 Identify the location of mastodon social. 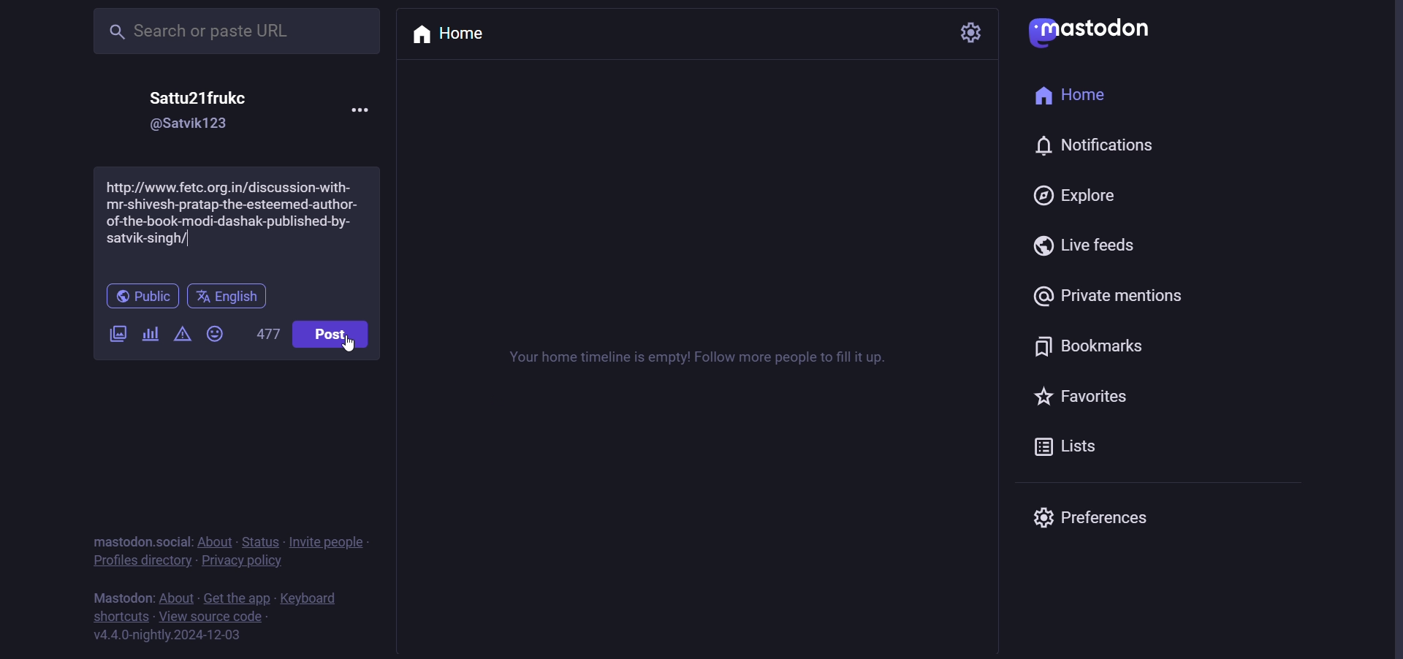
(136, 539).